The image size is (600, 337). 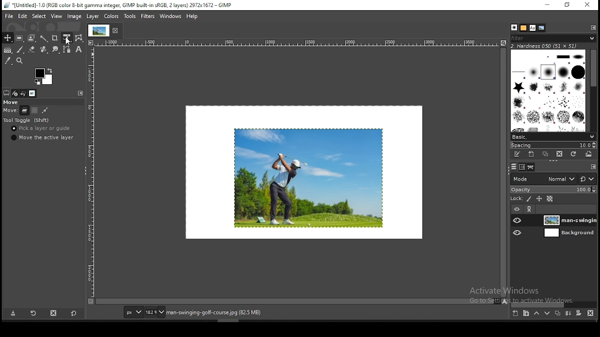 I want to click on move paths, so click(x=45, y=111).